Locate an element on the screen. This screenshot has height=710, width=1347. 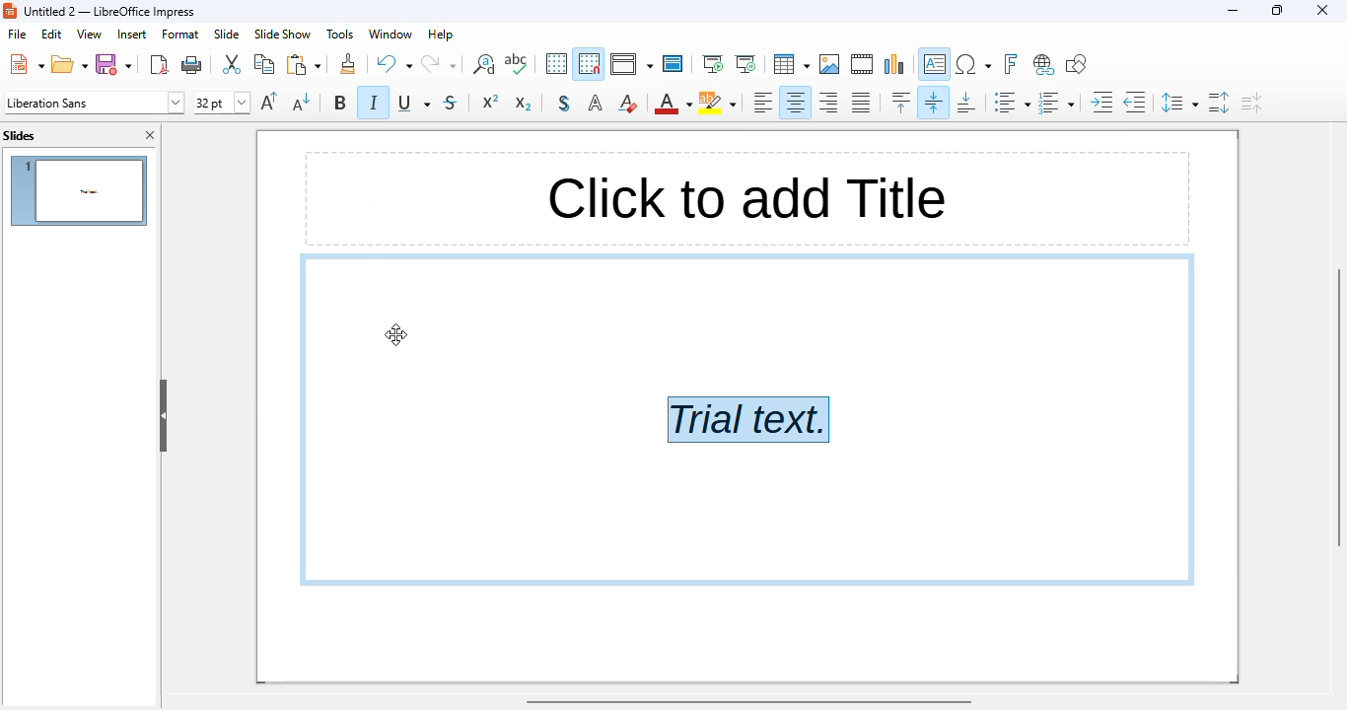
subscript is located at coordinates (523, 103).